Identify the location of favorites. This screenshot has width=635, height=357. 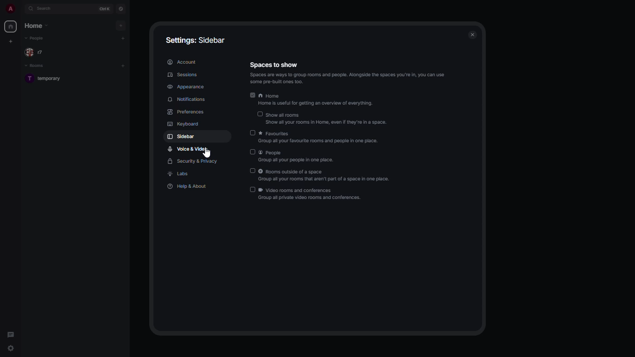
(304, 134).